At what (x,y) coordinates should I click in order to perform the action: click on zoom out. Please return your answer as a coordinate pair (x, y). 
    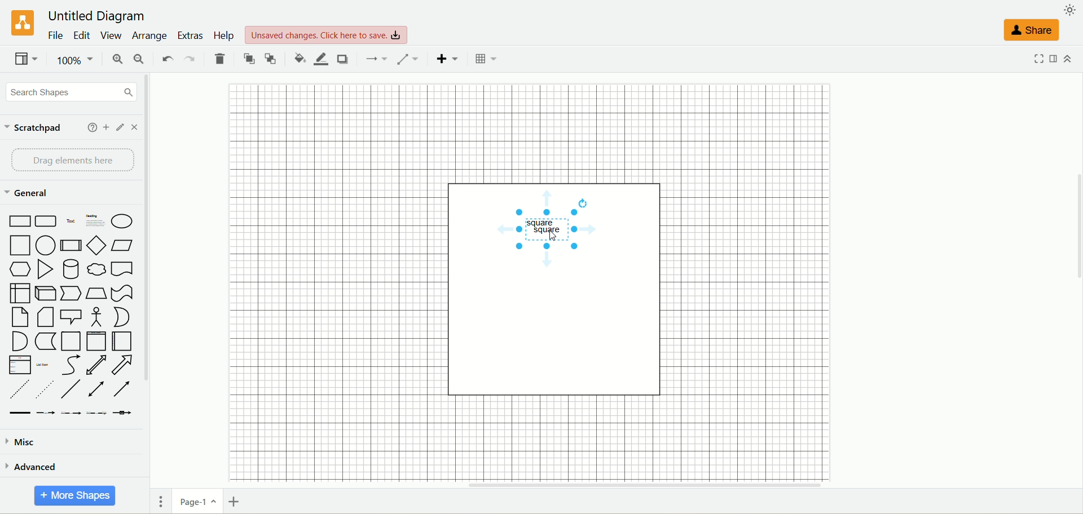
    Looking at the image, I should click on (140, 59).